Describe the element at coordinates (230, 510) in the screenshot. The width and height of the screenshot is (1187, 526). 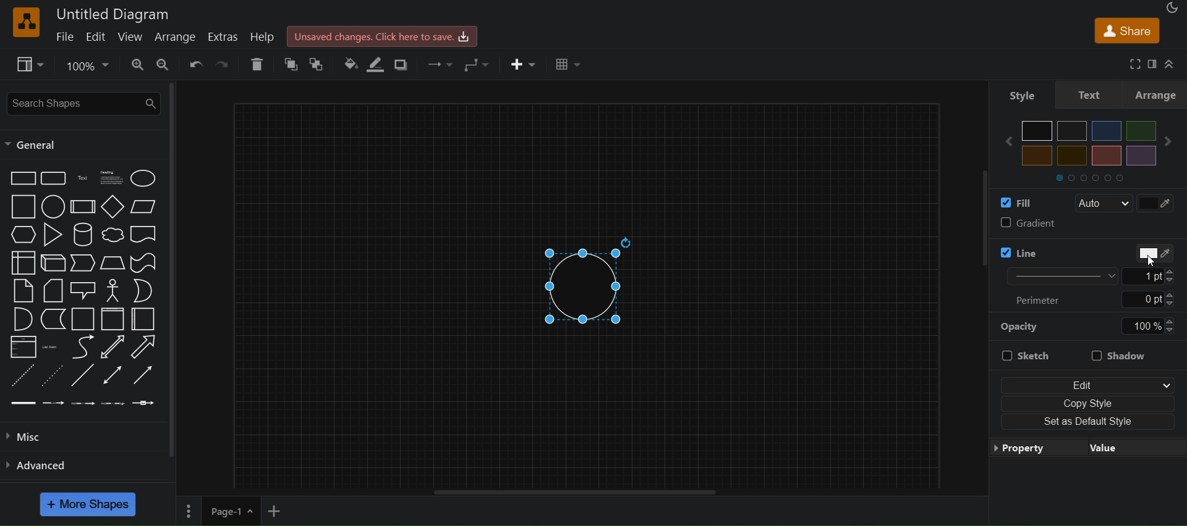
I see `page 1` at that location.